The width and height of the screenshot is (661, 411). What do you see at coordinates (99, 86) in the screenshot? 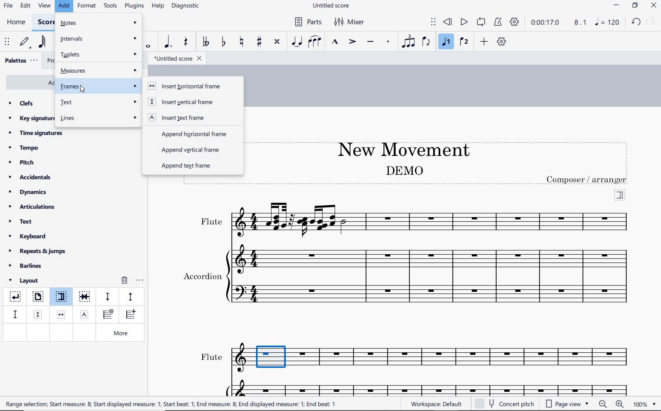
I see `frames` at bounding box center [99, 86].